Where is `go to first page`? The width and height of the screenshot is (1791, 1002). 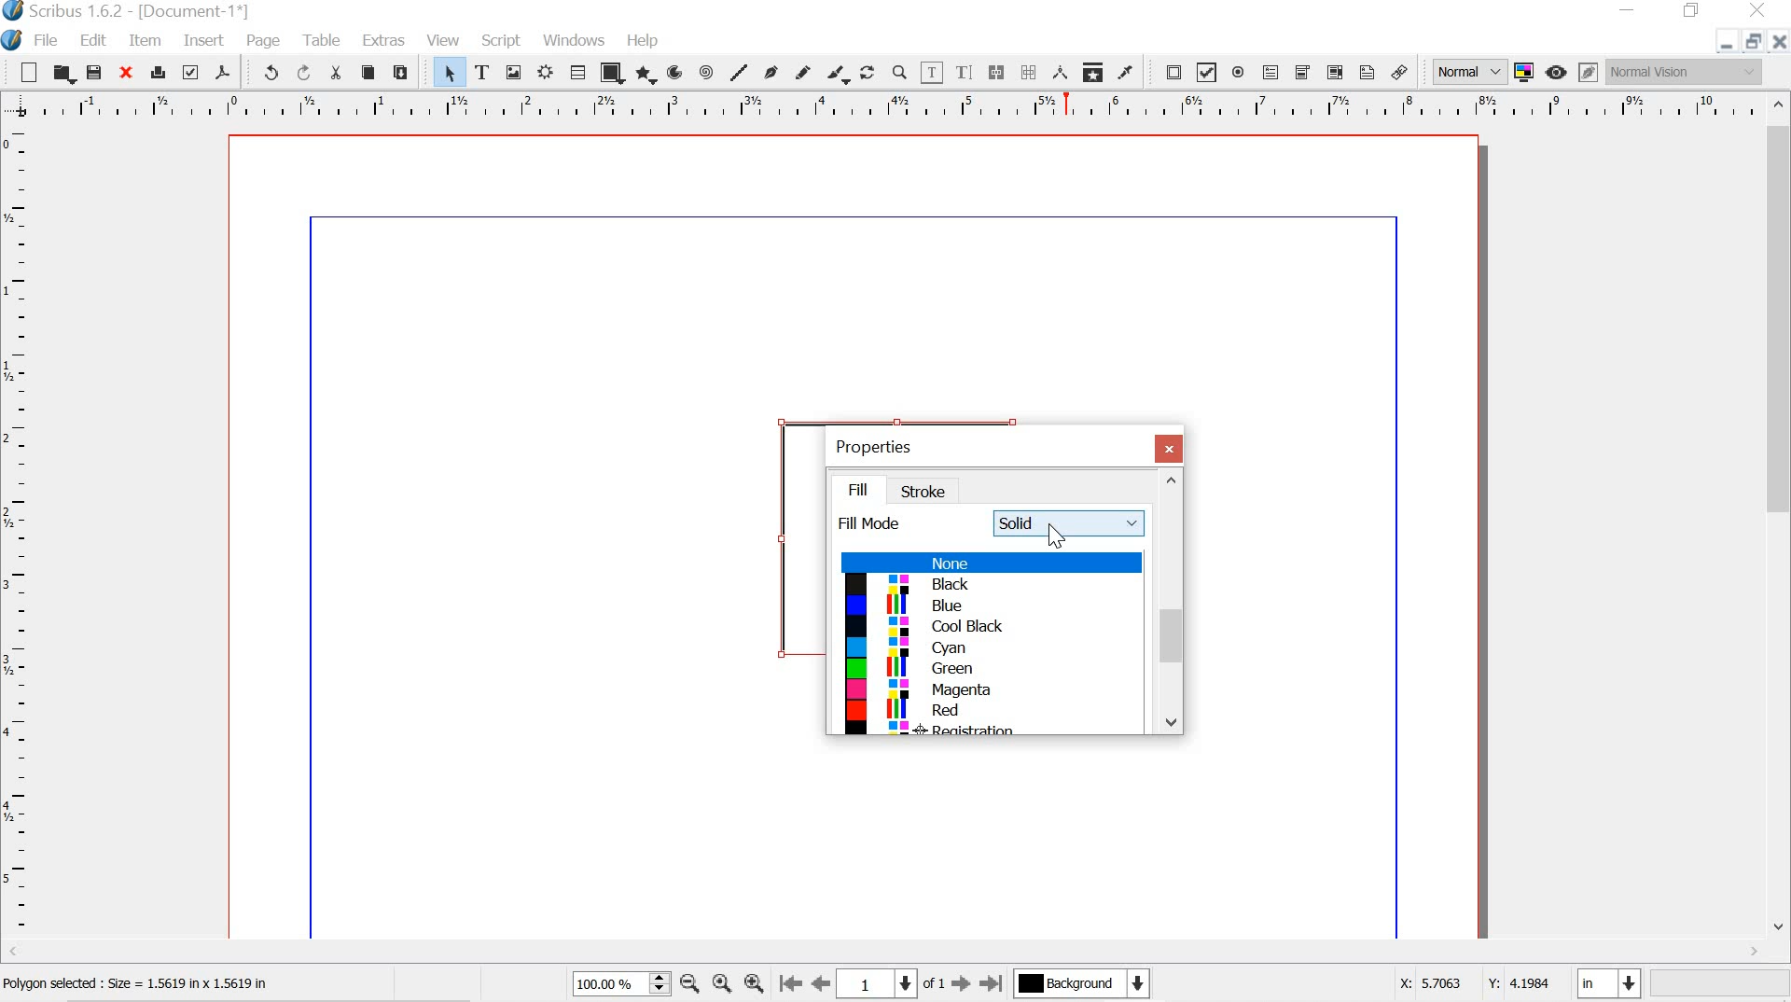
go to first page is located at coordinates (792, 986).